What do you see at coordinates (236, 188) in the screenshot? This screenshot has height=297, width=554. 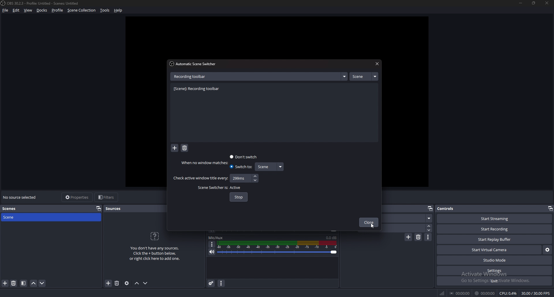 I see `active` at bounding box center [236, 188].